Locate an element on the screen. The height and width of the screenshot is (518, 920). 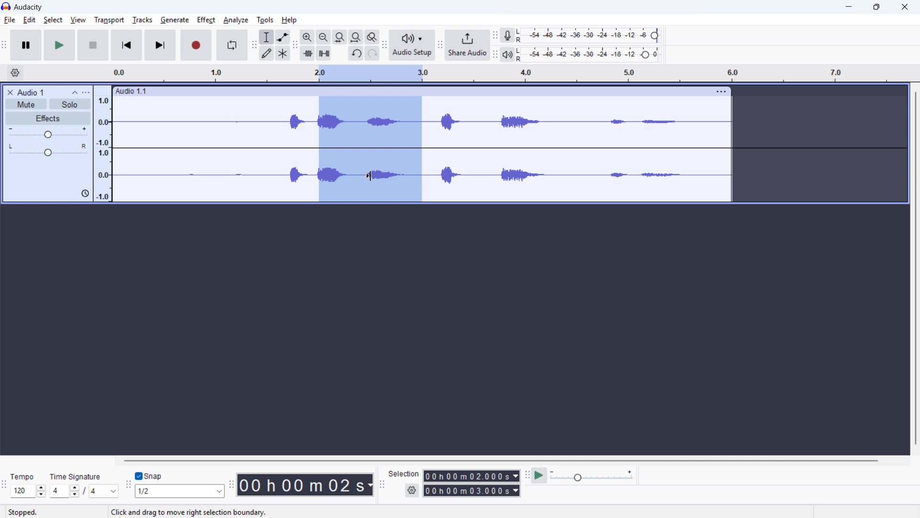
Timeline settings is located at coordinates (15, 73).